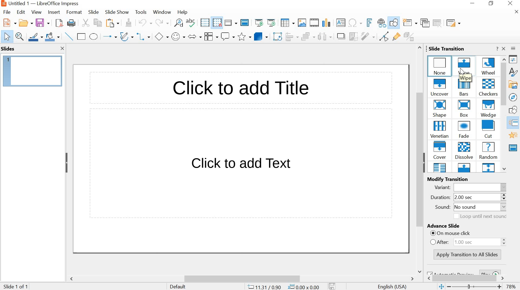  I want to click on Arrange, so click(308, 36).